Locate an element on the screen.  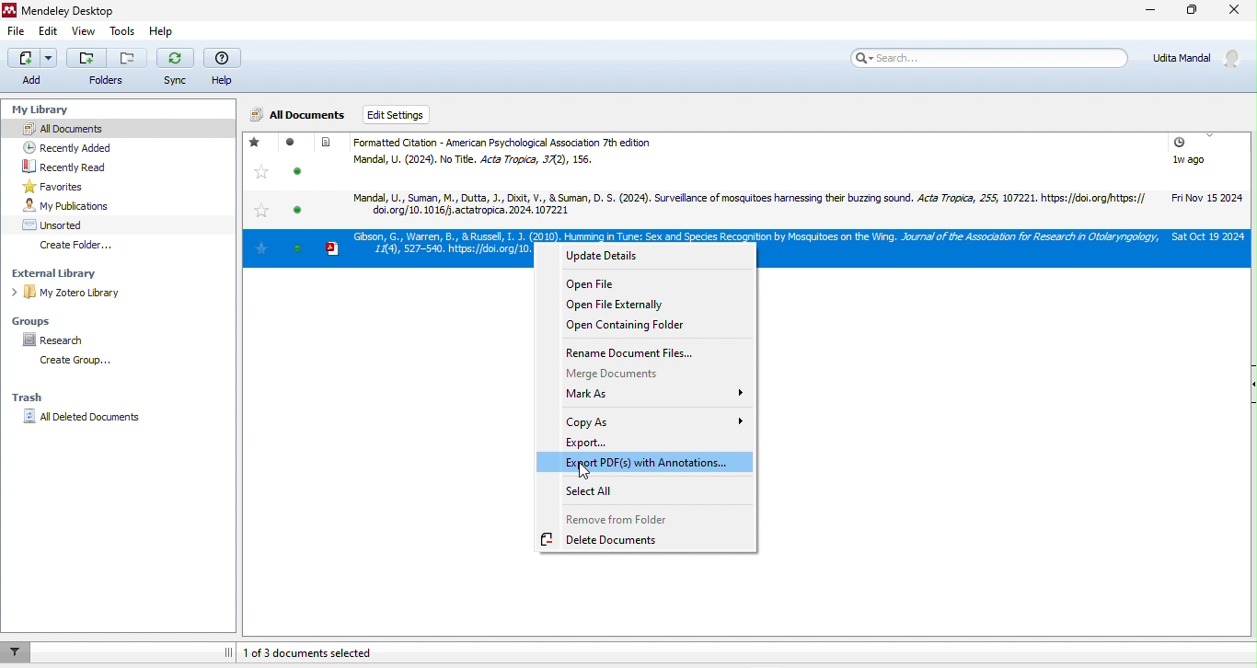
copy as is located at coordinates (654, 420).